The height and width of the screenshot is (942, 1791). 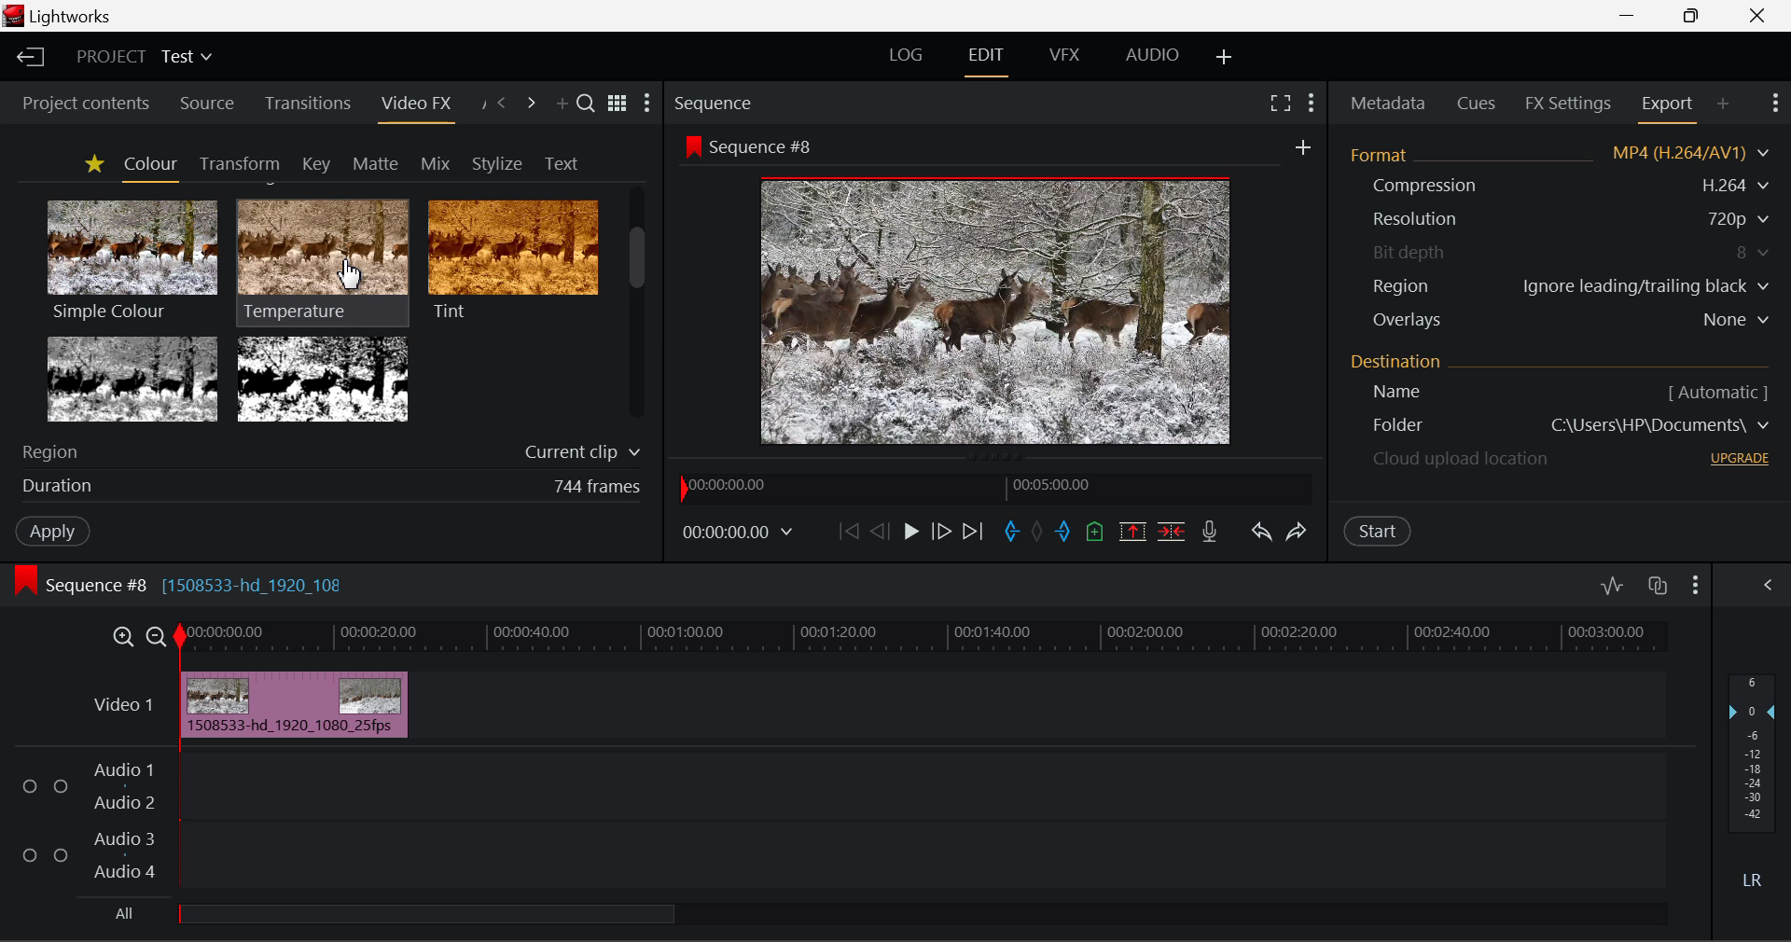 I want to click on Sequence Preview Screen, so click(x=1000, y=309).